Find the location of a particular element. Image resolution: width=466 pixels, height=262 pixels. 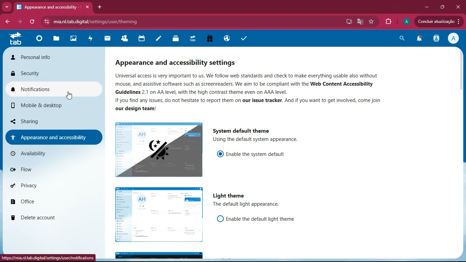

google translate is located at coordinates (359, 22).